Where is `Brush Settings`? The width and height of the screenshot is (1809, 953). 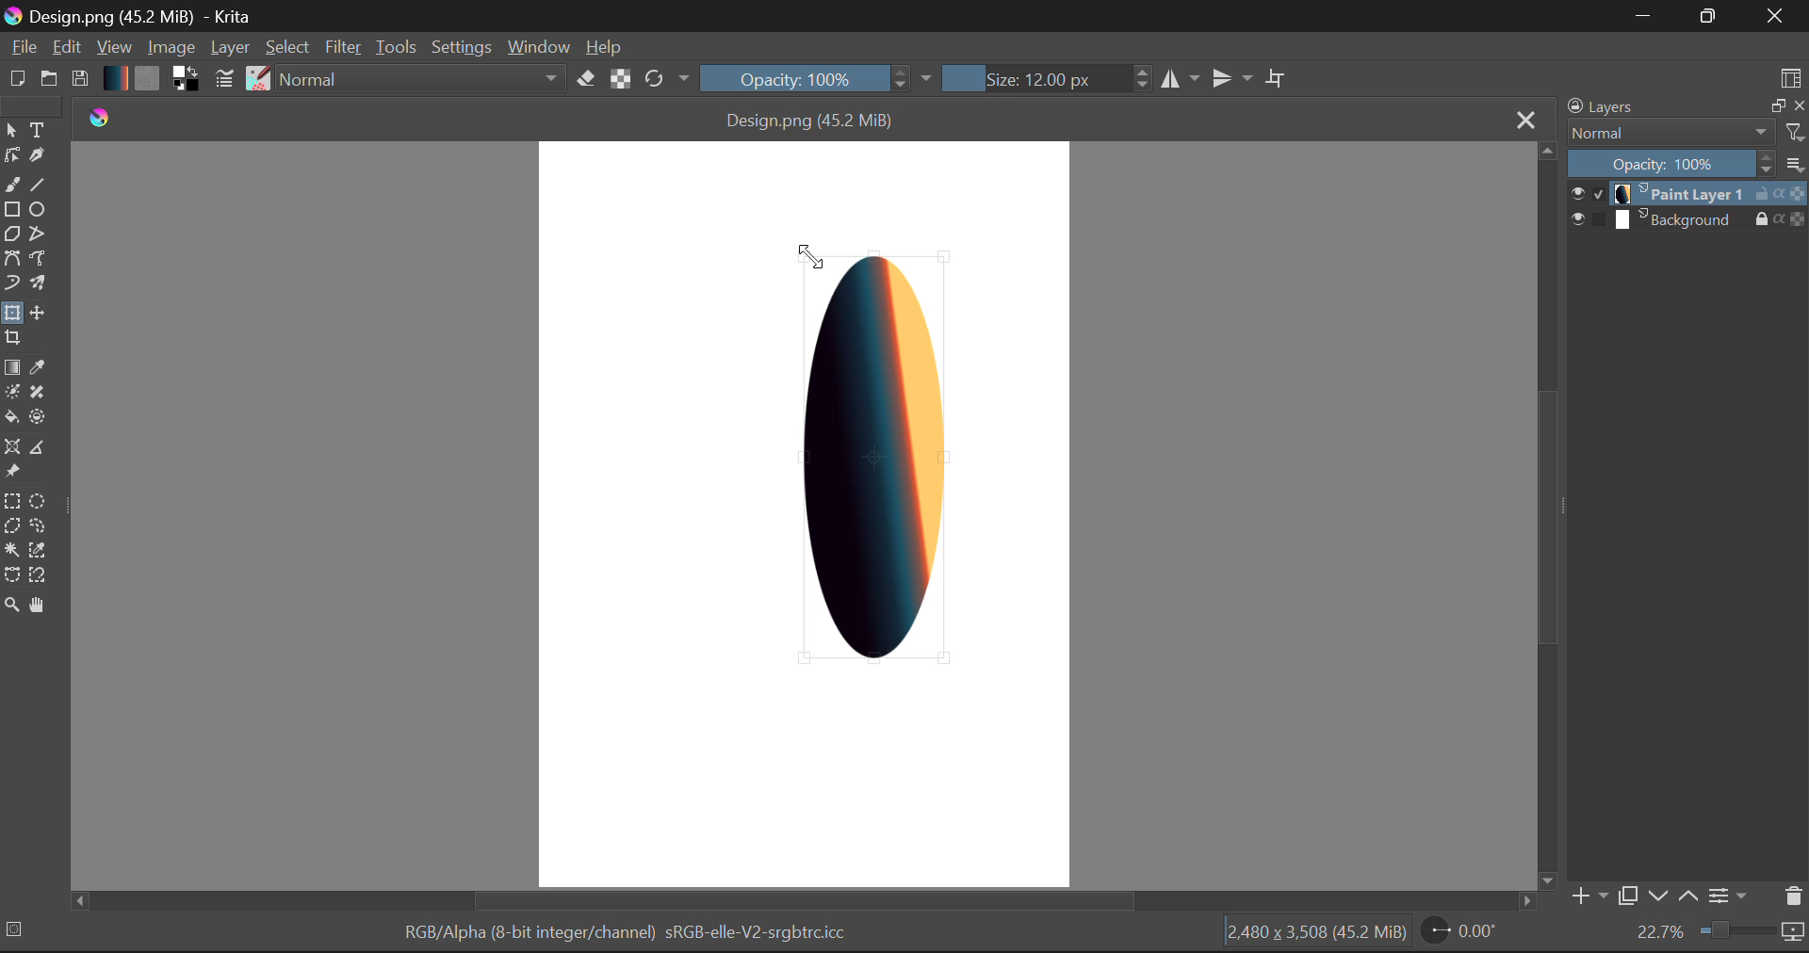 Brush Settings is located at coordinates (226, 80).